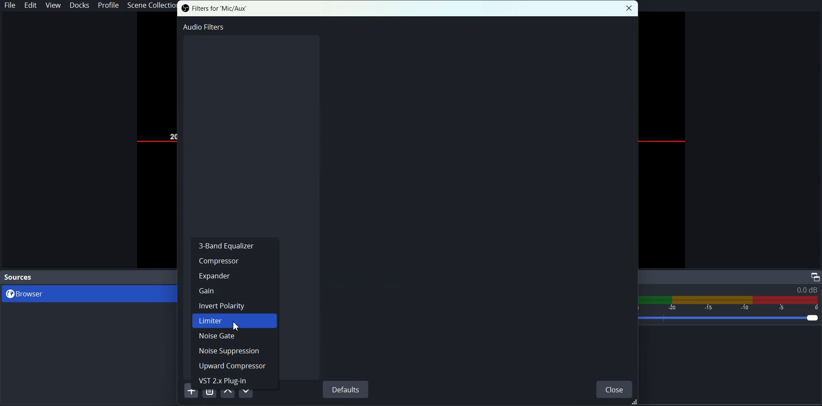  What do you see at coordinates (53, 6) in the screenshot?
I see `View` at bounding box center [53, 6].